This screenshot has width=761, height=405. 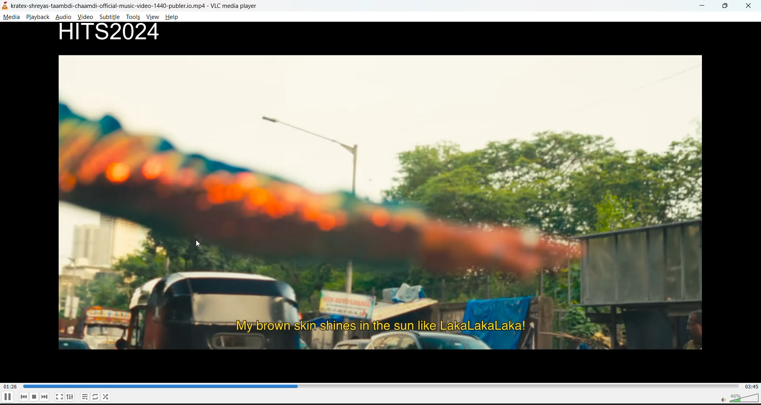 What do you see at coordinates (47, 397) in the screenshot?
I see `next` at bounding box center [47, 397].